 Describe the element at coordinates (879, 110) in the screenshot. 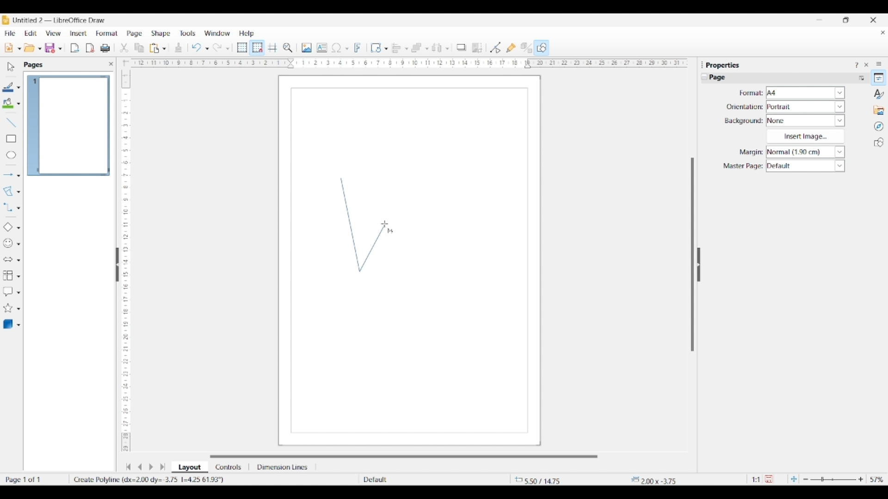

I see `Gallery` at that location.